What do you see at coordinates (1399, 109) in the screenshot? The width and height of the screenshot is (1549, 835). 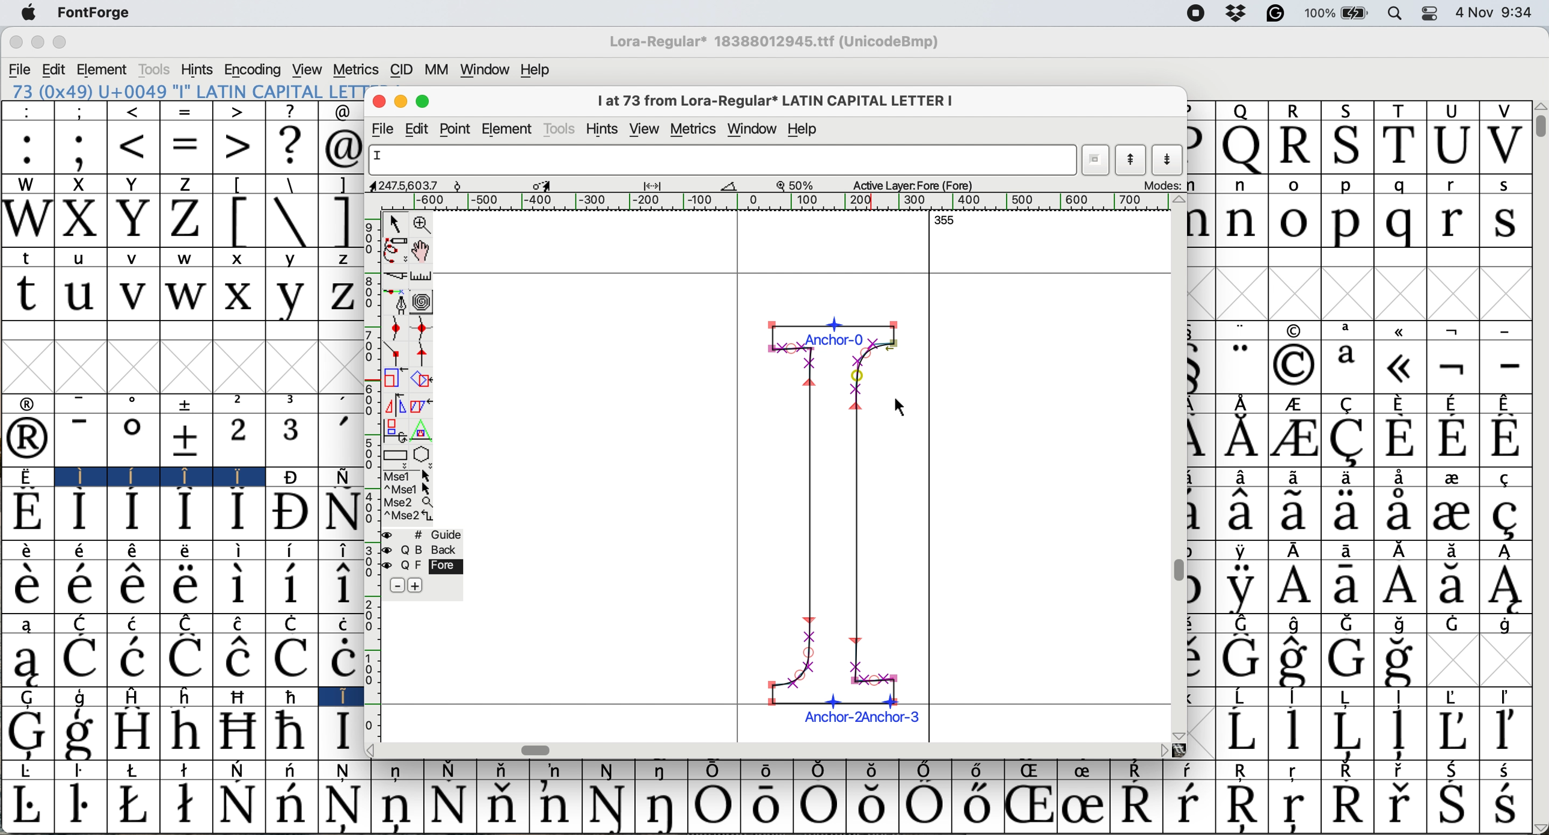 I see `T` at bounding box center [1399, 109].